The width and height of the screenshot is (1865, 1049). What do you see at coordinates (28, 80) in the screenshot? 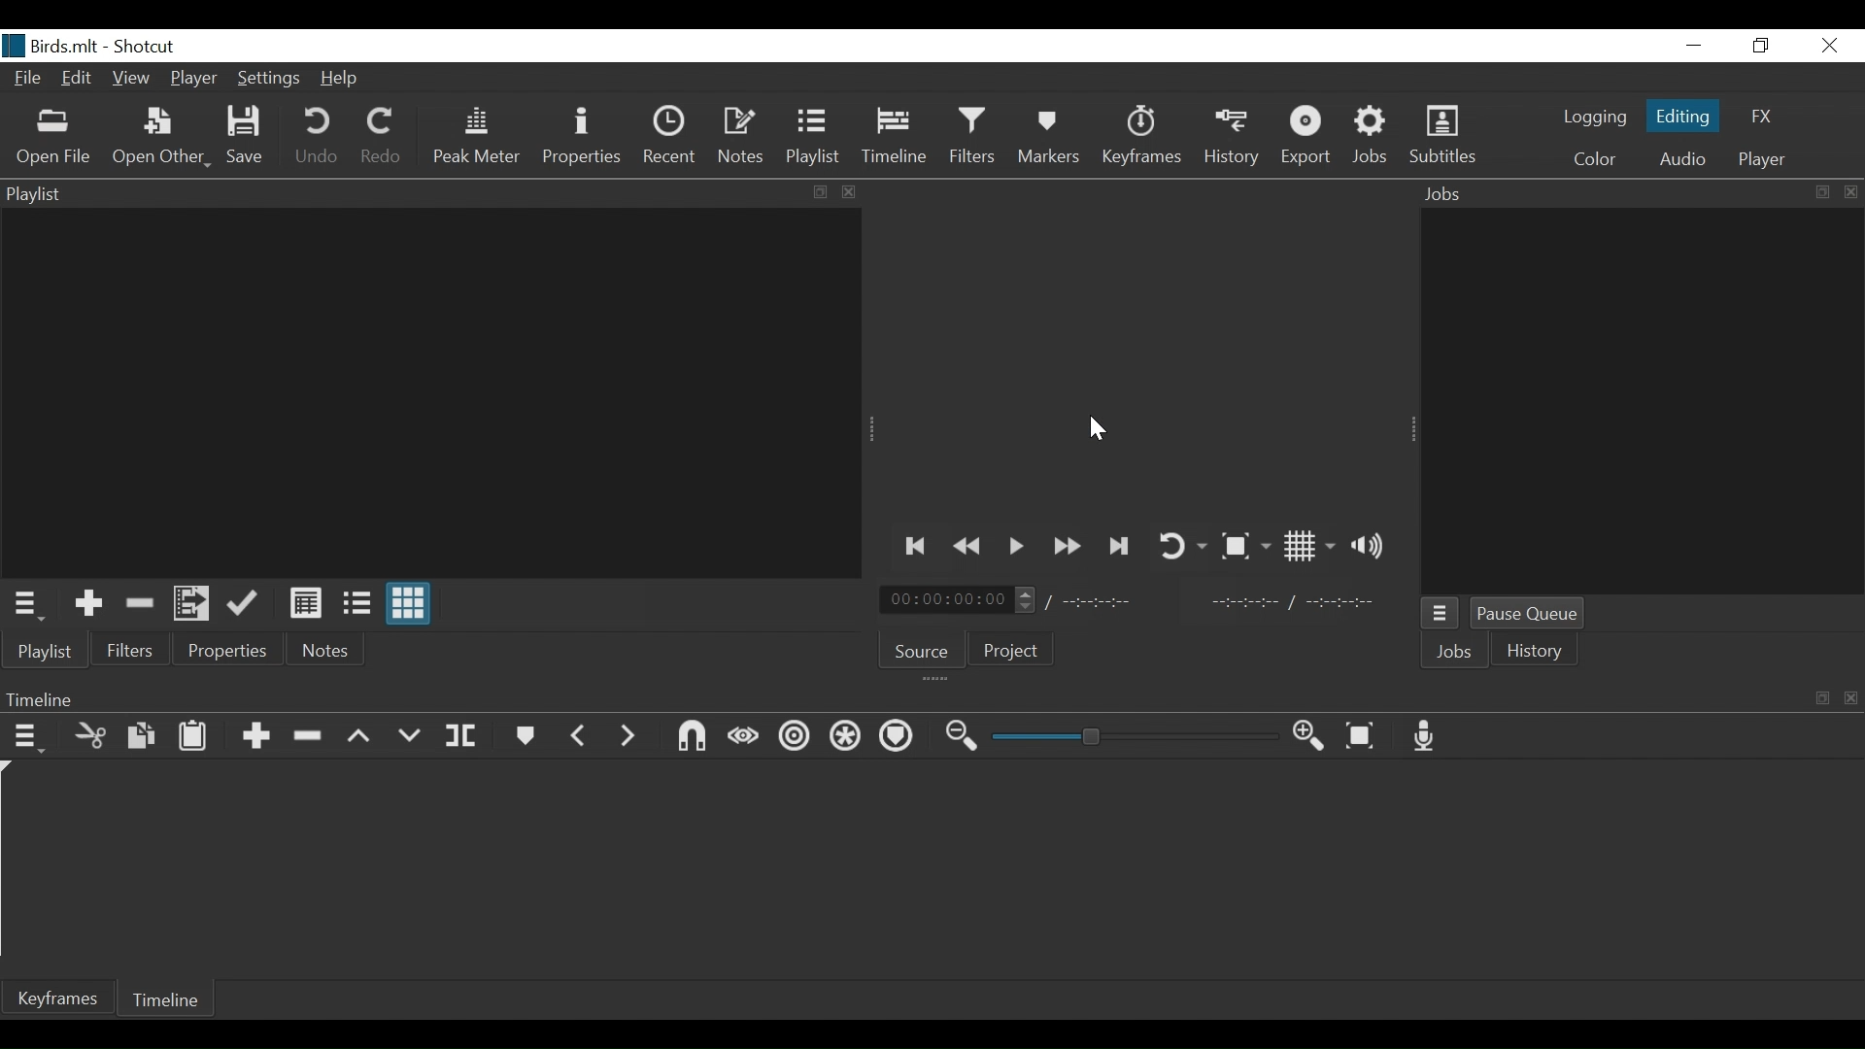
I see `File` at bounding box center [28, 80].